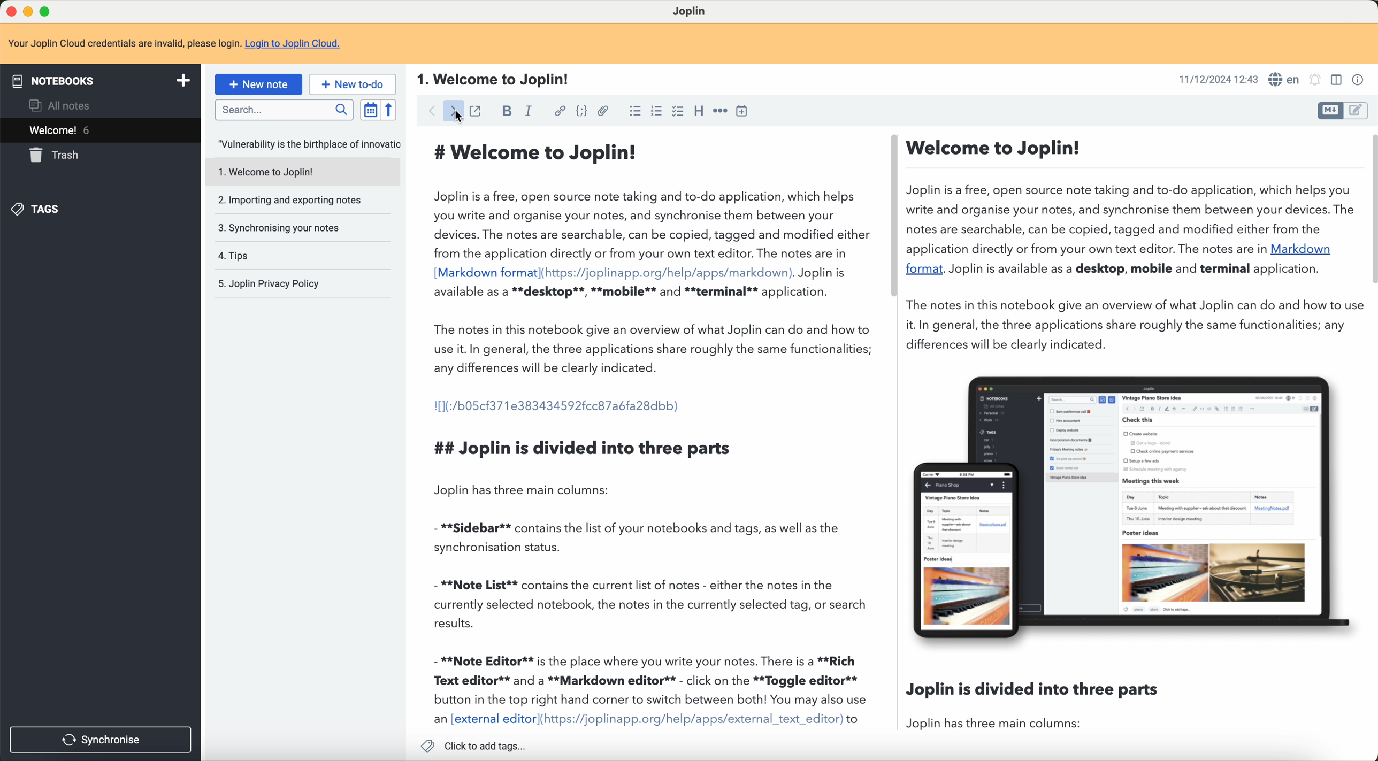 The image size is (1378, 761). What do you see at coordinates (291, 285) in the screenshot?
I see `Joplin privacy policy` at bounding box center [291, 285].